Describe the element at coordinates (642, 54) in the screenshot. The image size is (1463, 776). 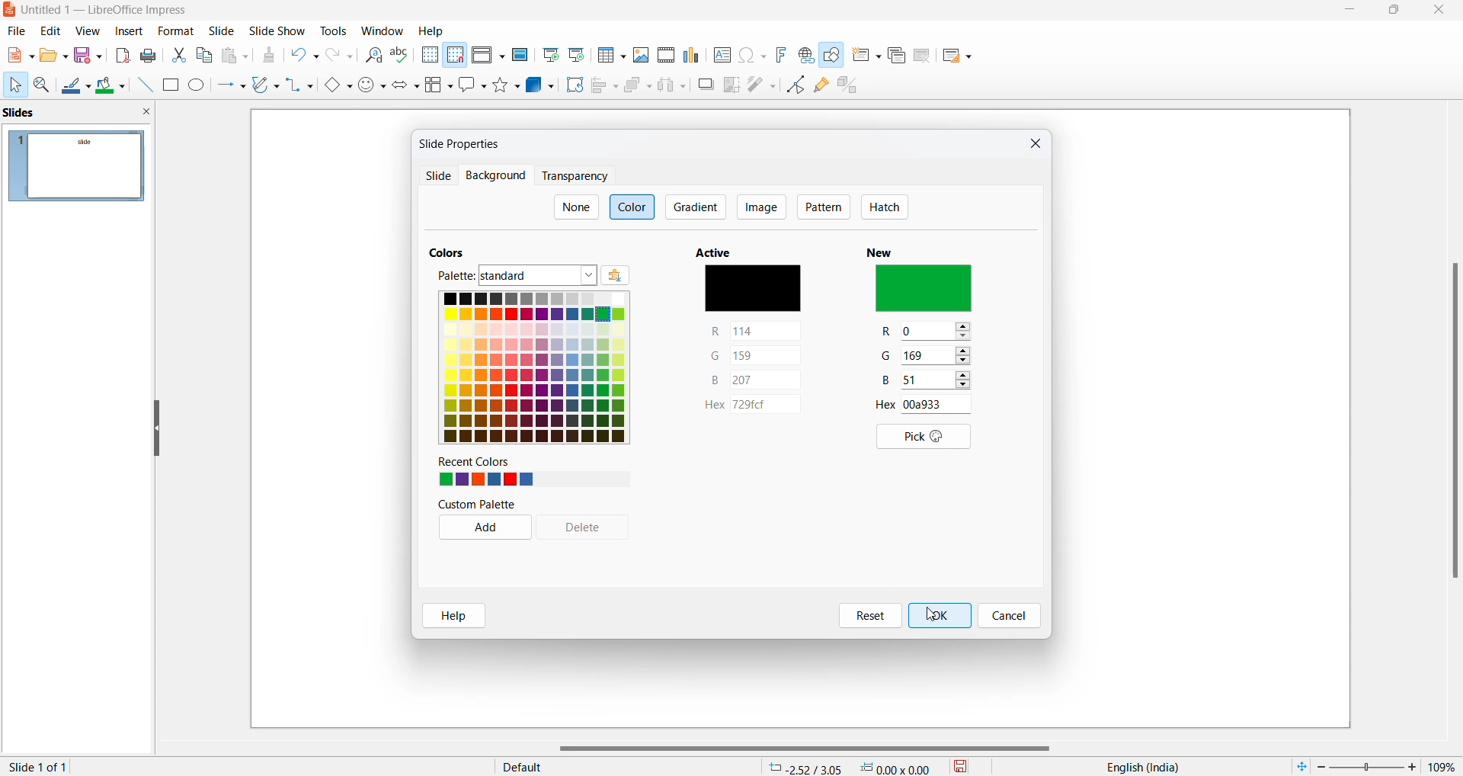
I see `insert image` at that location.